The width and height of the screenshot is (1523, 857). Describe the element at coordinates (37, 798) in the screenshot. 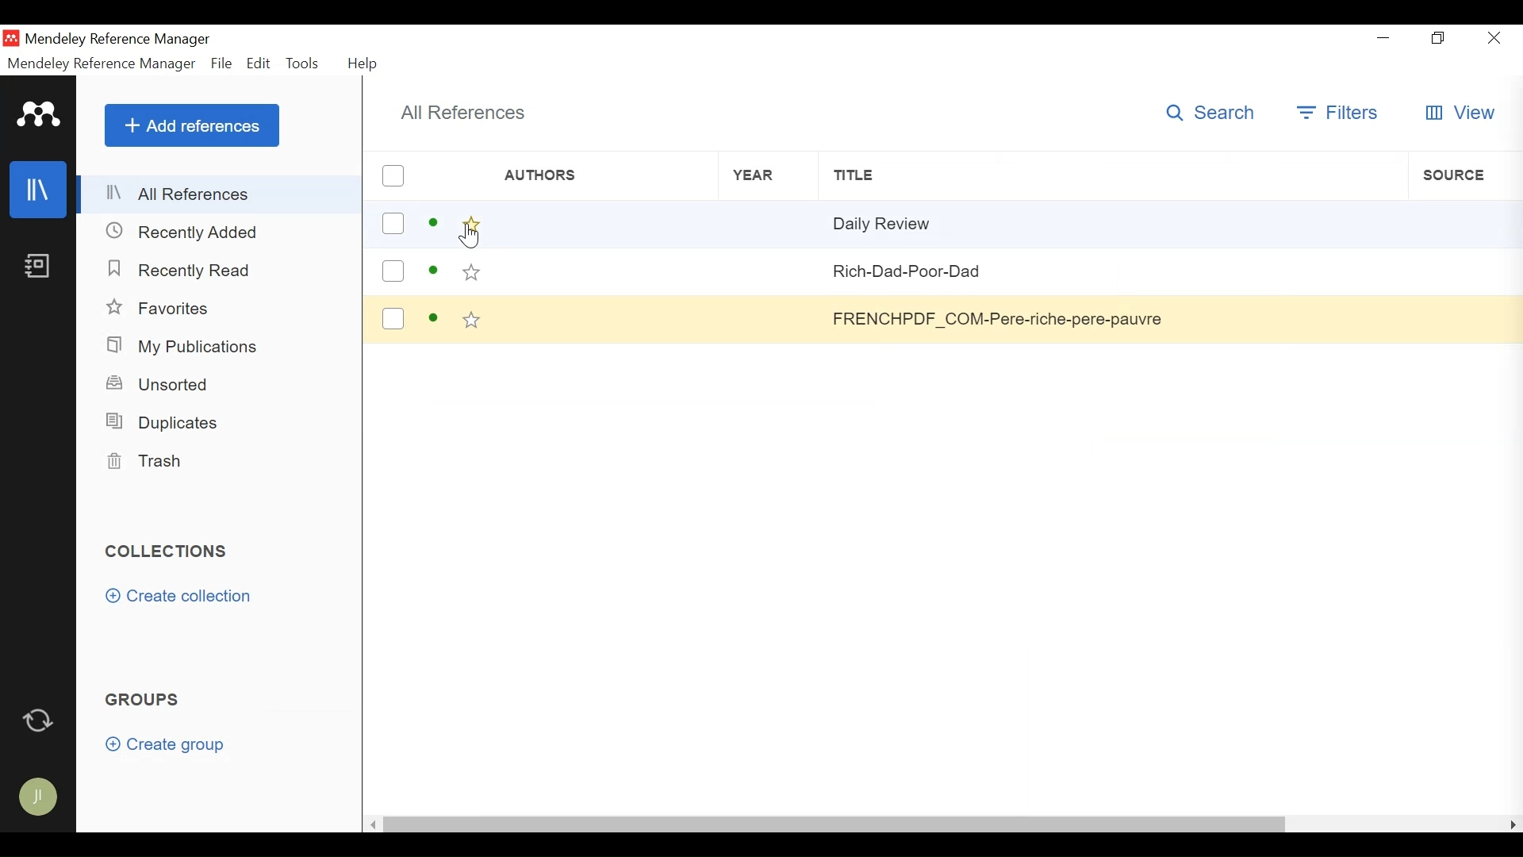

I see `Avatar` at that location.